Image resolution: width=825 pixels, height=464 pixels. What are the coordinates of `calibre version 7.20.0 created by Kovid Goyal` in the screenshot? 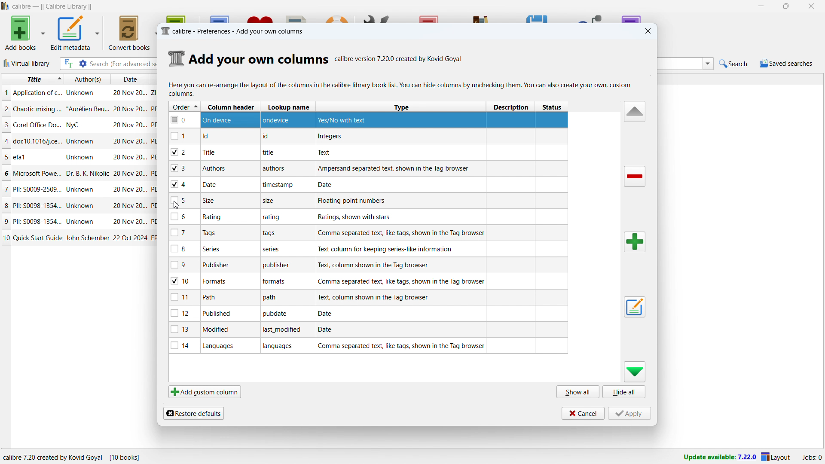 It's located at (399, 58).